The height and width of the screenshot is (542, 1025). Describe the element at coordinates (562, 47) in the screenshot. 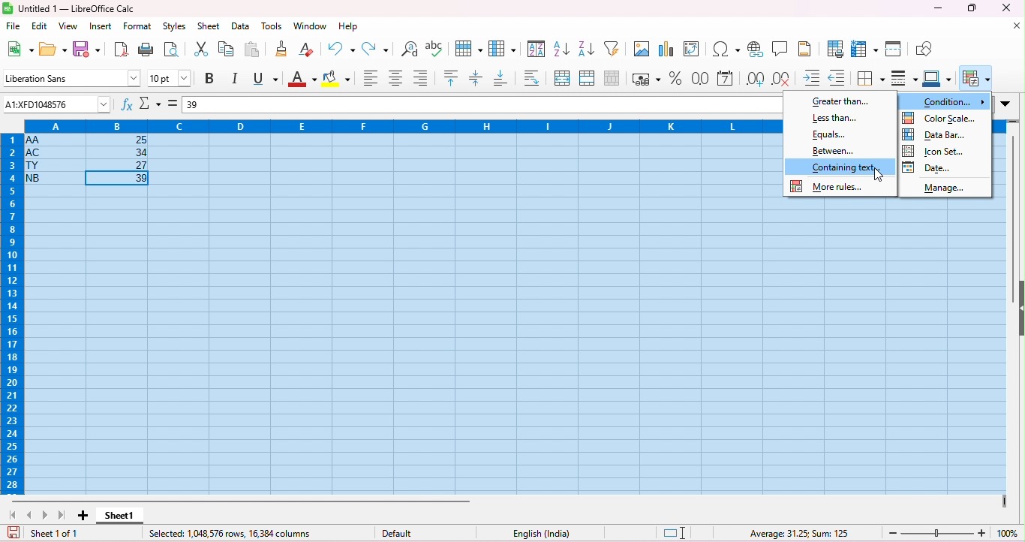

I see `sort ascending` at that location.